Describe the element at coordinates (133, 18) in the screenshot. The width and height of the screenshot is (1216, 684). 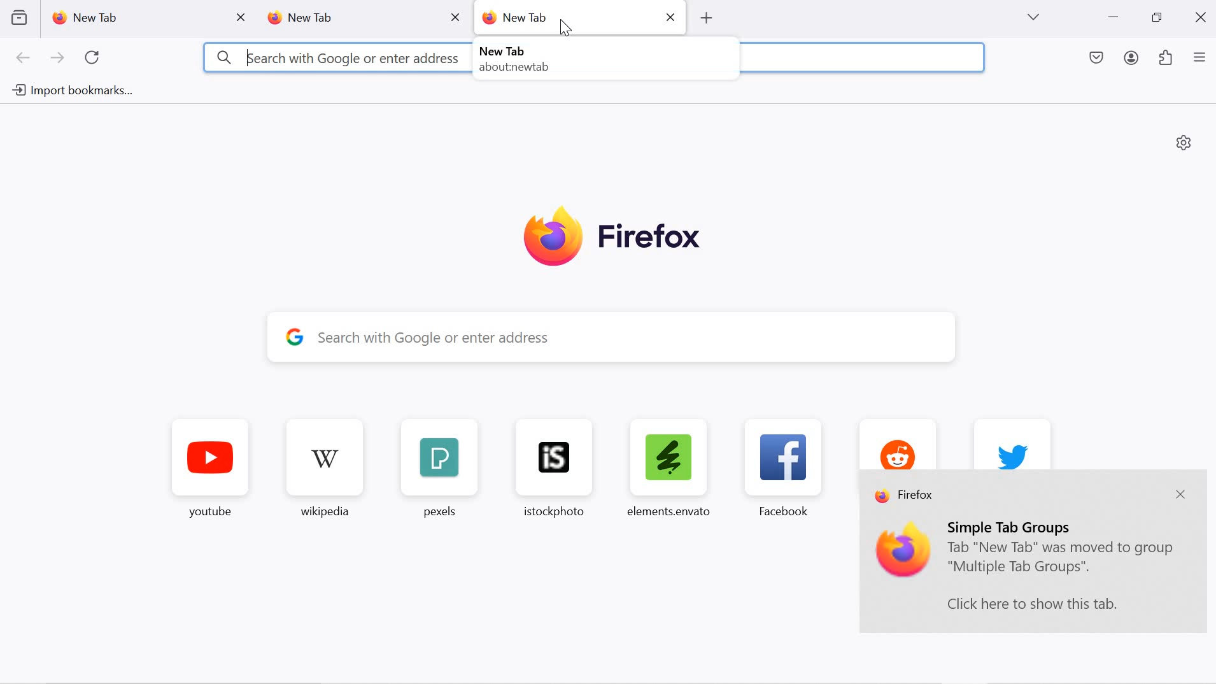
I see `new tab` at that location.